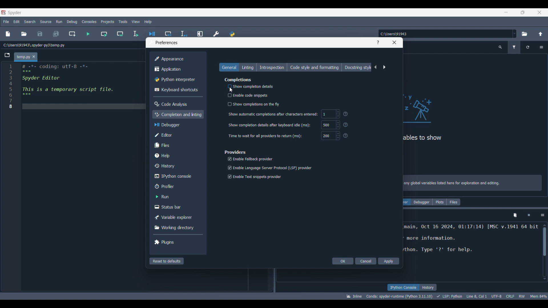 Image resolution: width=548 pixels, height=308 pixels. Describe the element at coordinates (136, 22) in the screenshot. I see `View menu` at that location.